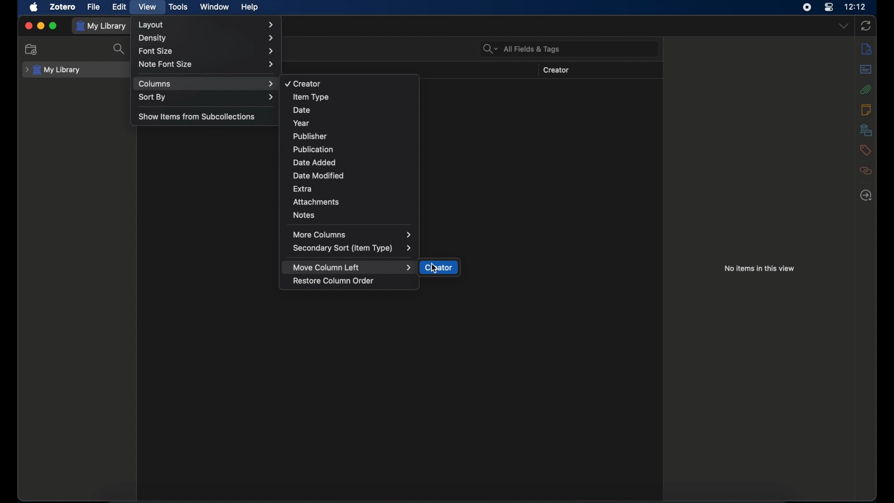 This screenshot has width=894, height=503. What do you see at coordinates (352, 234) in the screenshot?
I see `more columns` at bounding box center [352, 234].